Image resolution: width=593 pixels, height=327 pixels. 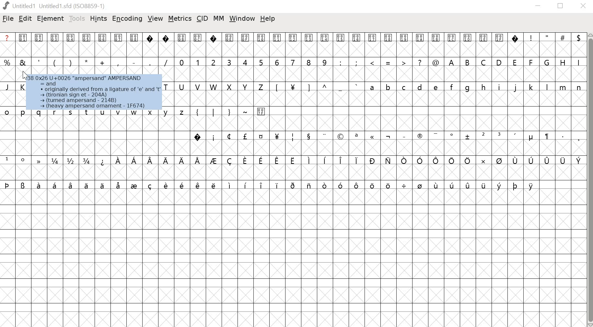 I want to click on symbol, so click(x=261, y=185).